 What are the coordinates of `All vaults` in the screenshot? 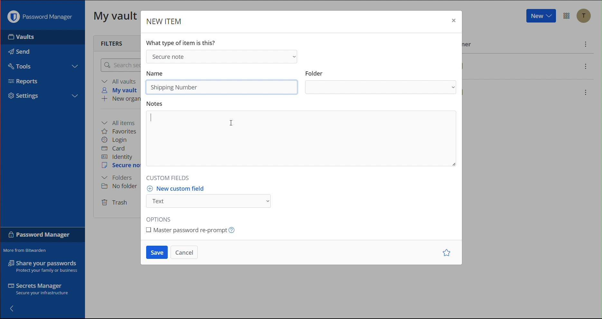 It's located at (120, 81).